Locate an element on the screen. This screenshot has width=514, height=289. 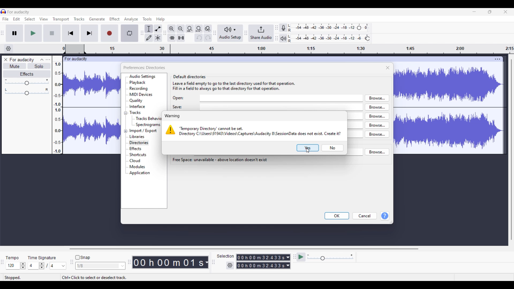
Interface is located at coordinates (138, 107).